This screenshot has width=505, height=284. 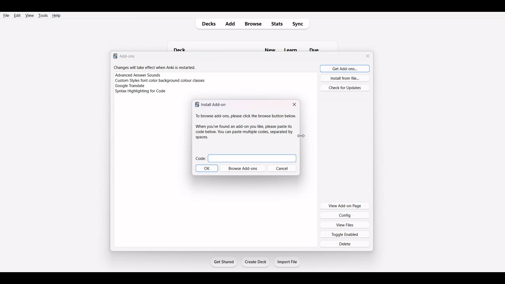 What do you see at coordinates (368, 56) in the screenshot?
I see `Close` at bounding box center [368, 56].